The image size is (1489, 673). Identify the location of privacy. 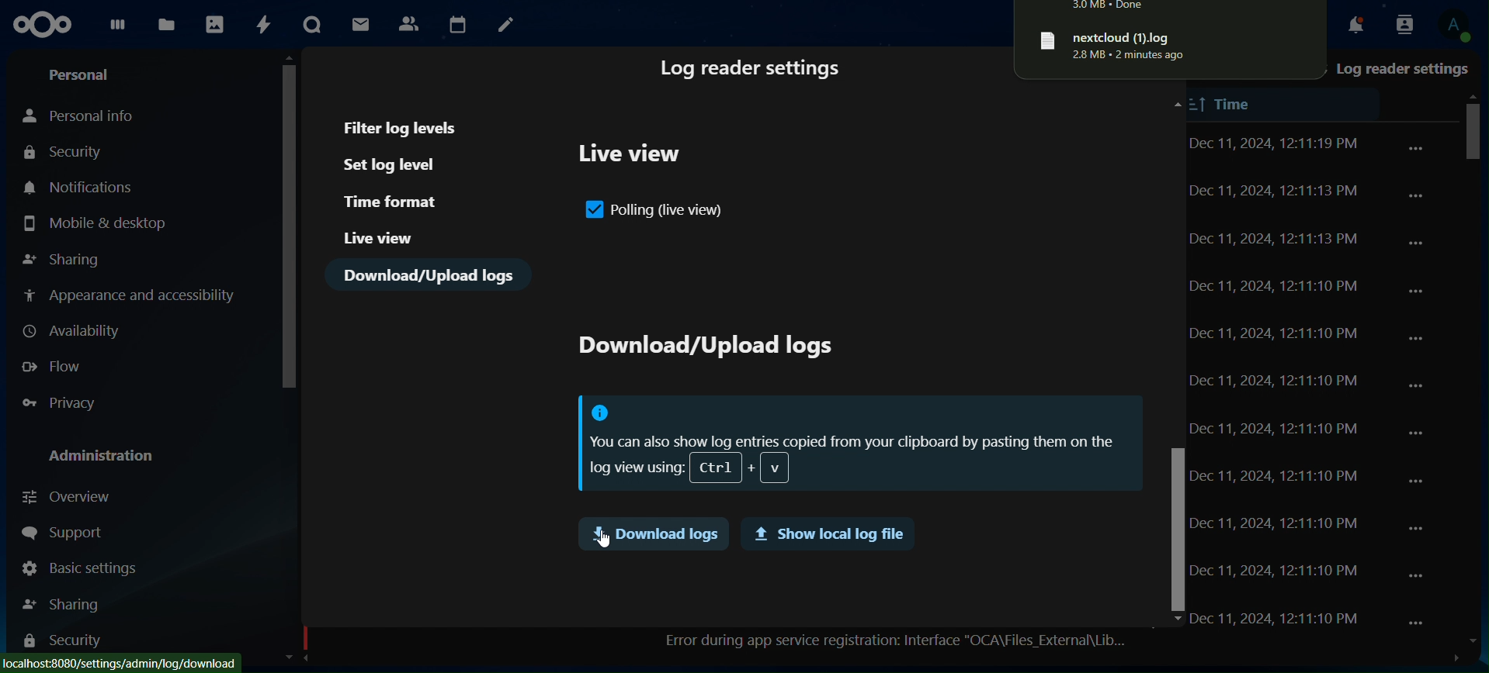
(66, 403).